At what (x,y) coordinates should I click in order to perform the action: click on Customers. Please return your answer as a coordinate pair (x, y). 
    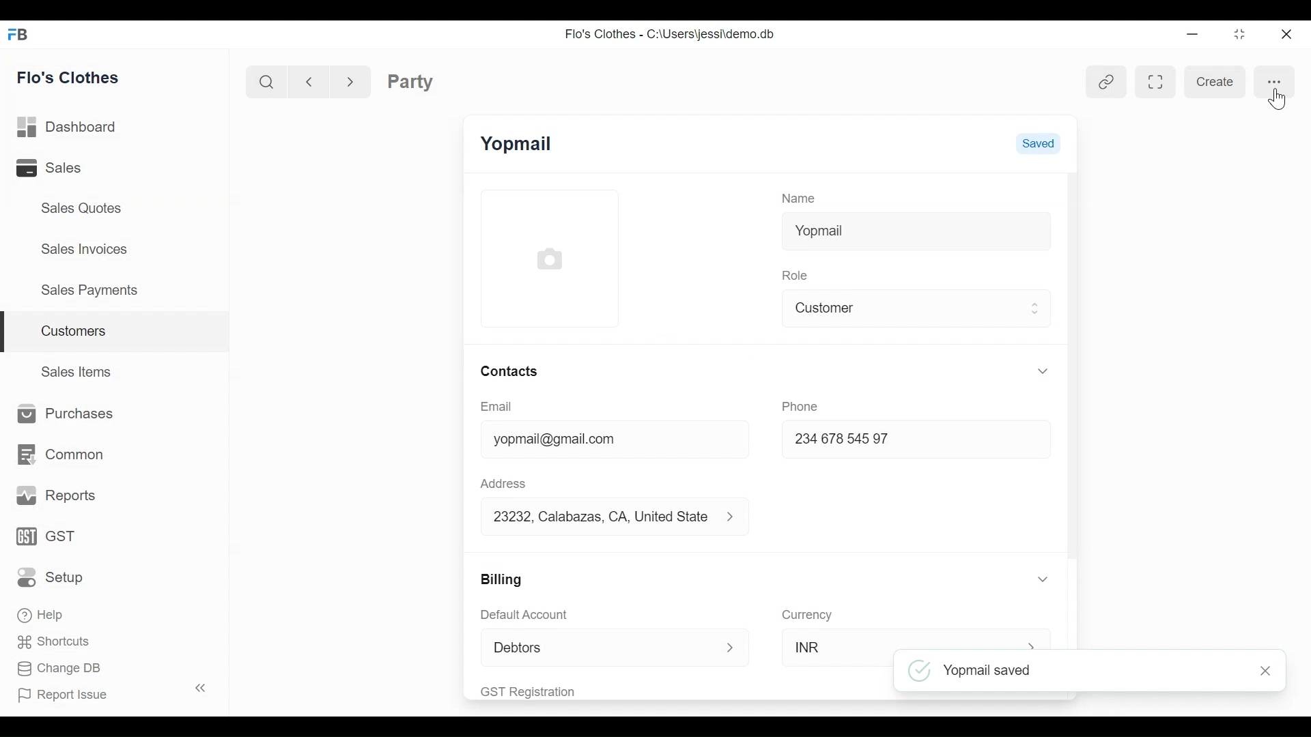
    Looking at the image, I should click on (116, 332).